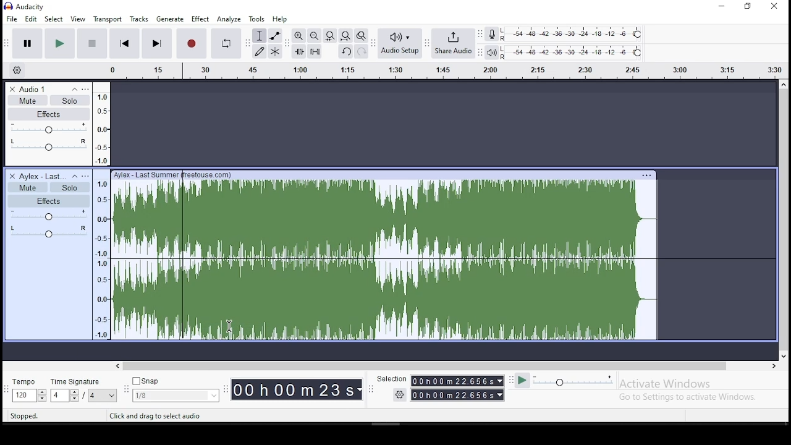 The image size is (791, 445). Describe the element at coordinates (225, 43) in the screenshot. I see `enable/disable looping` at that location.